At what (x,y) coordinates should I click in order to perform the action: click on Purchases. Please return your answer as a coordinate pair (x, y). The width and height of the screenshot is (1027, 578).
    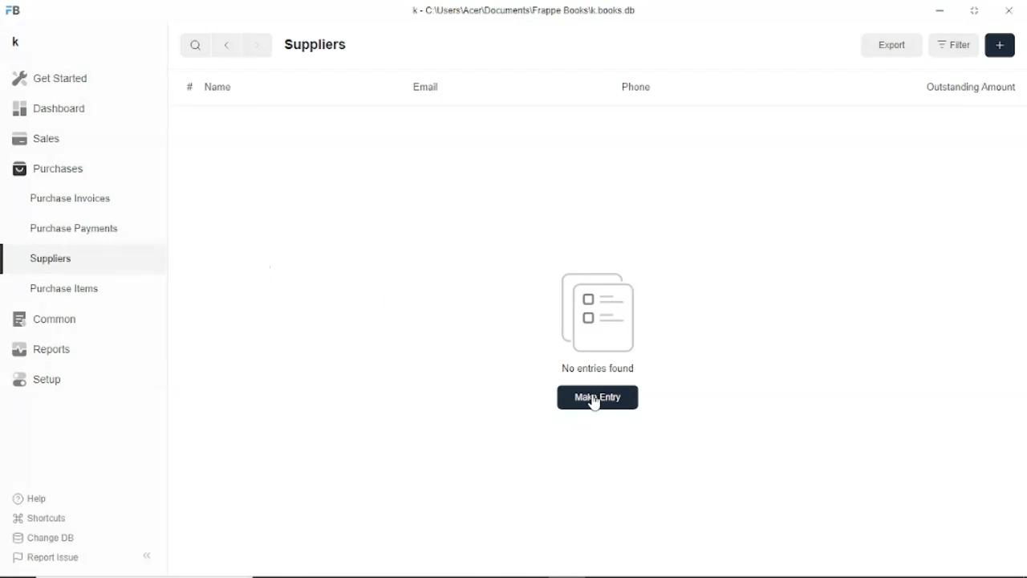
    Looking at the image, I should click on (47, 169).